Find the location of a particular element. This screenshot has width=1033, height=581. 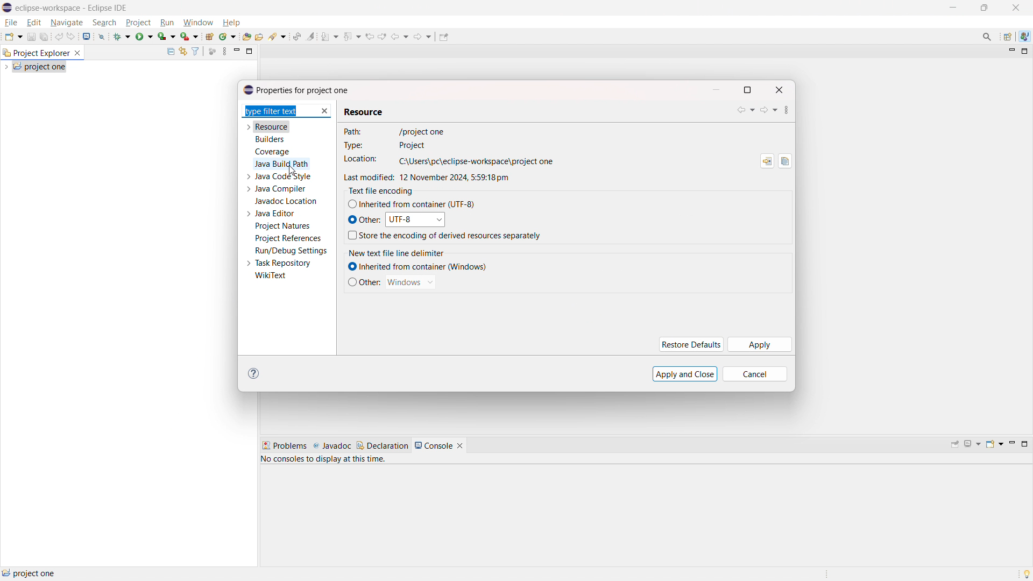

properties for project one is located at coordinates (296, 90).